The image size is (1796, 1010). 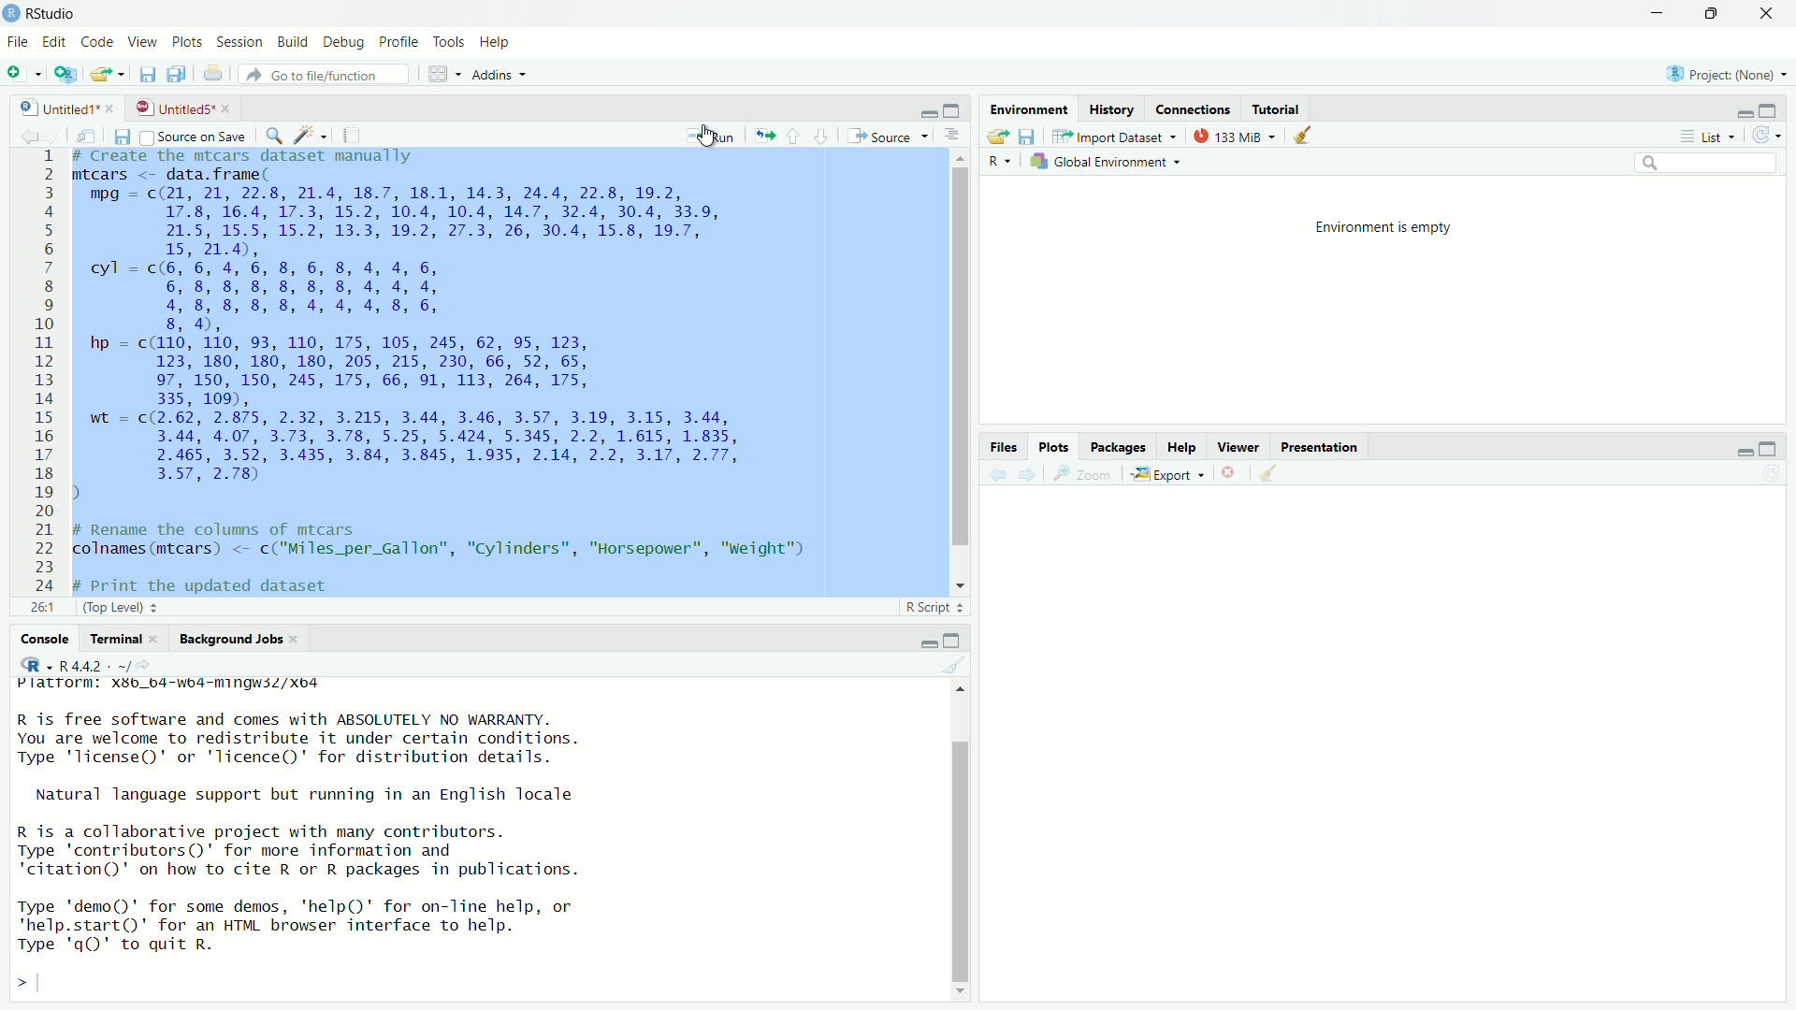 What do you see at coordinates (1311, 137) in the screenshot?
I see `clear` at bounding box center [1311, 137].